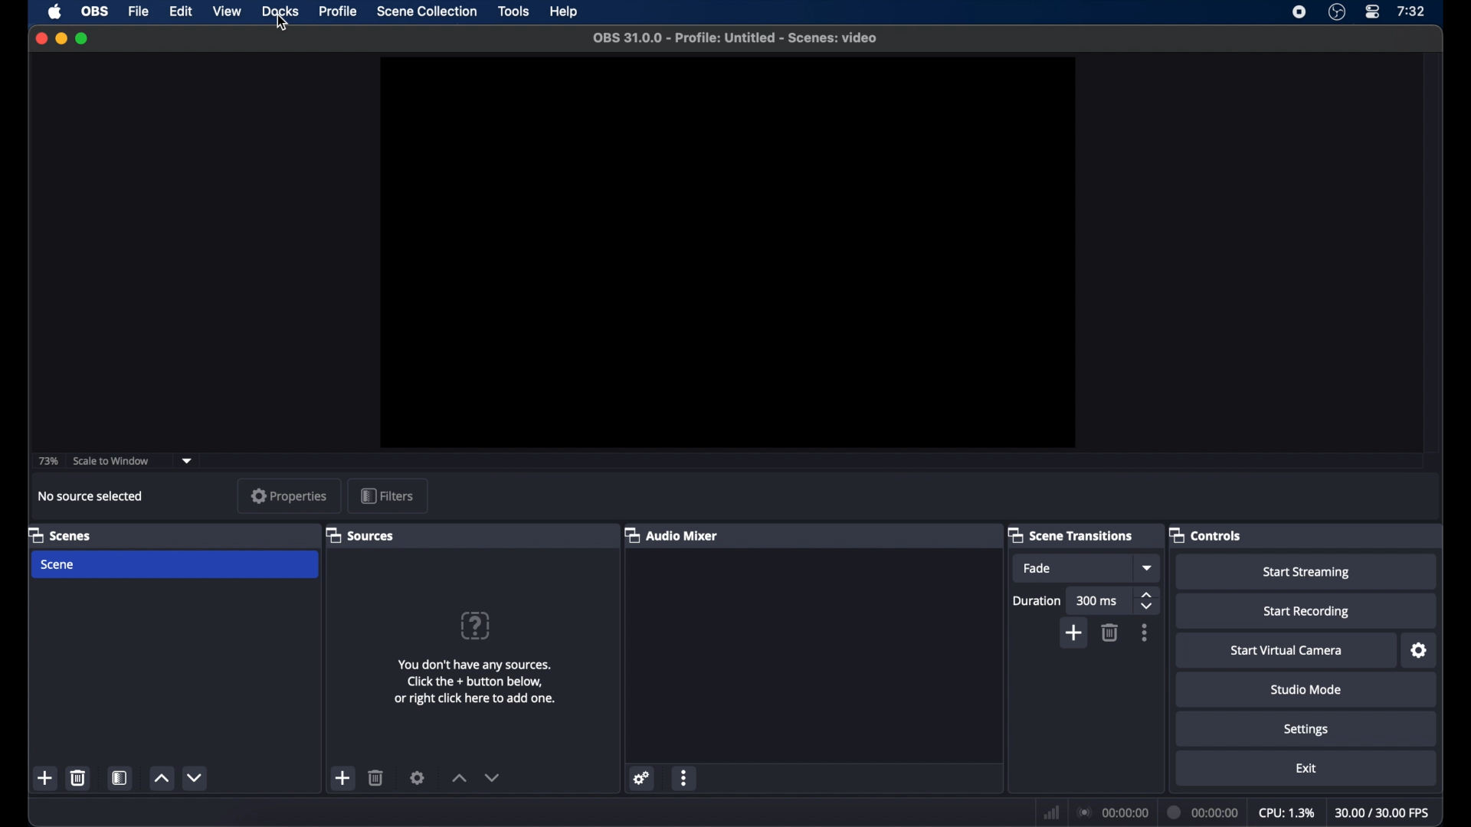 This screenshot has width=1471, height=827. What do you see at coordinates (460, 779) in the screenshot?
I see `increment` at bounding box center [460, 779].